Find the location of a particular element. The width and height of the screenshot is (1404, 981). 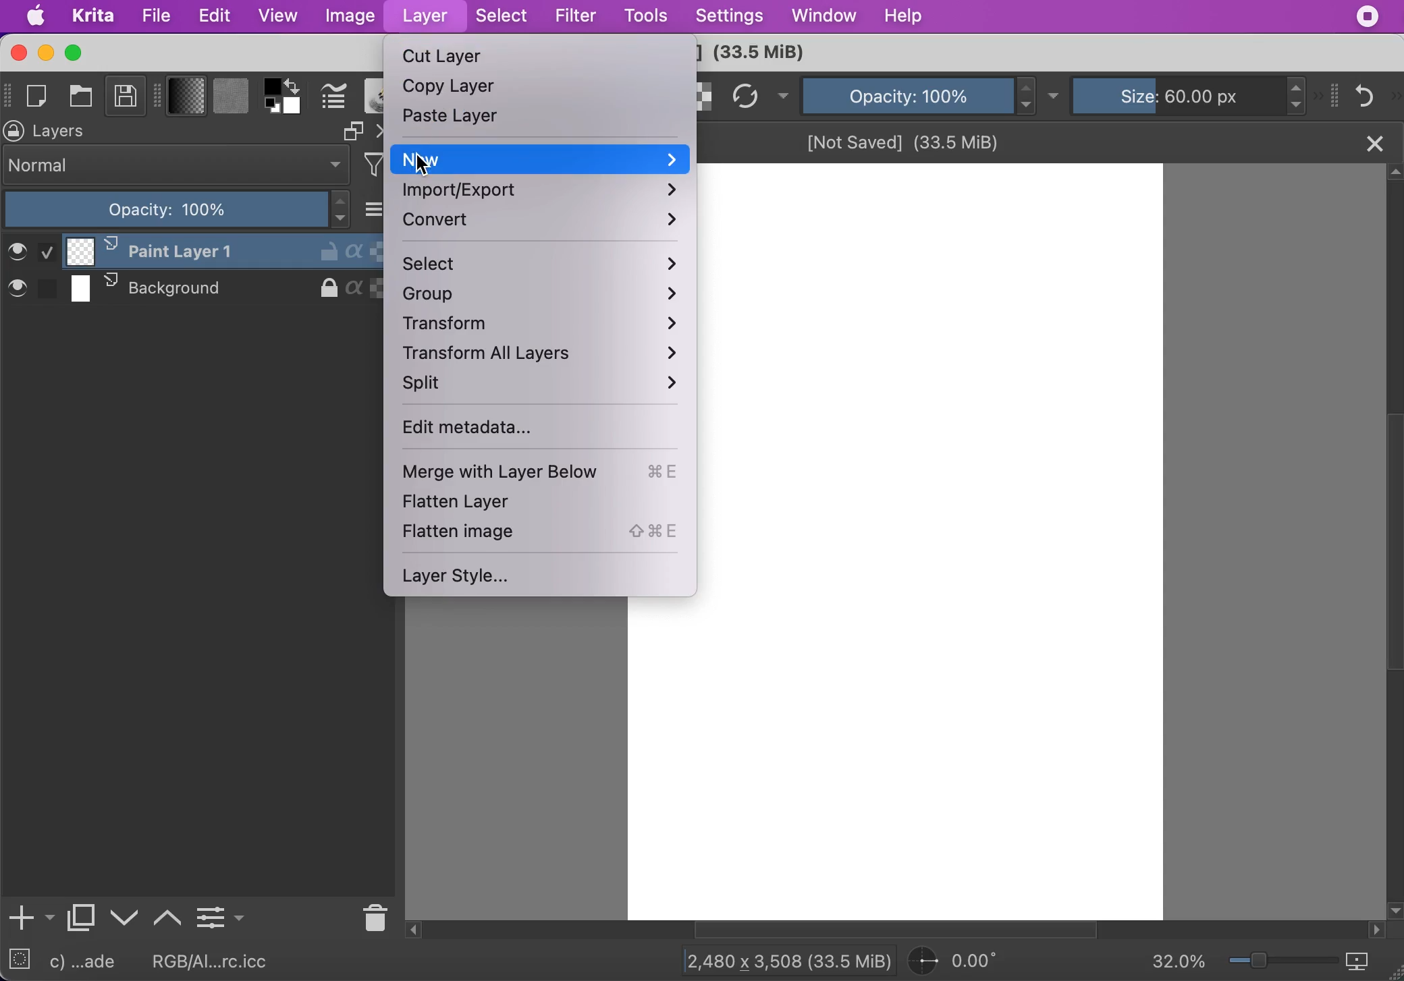

maximize is located at coordinates (76, 53).